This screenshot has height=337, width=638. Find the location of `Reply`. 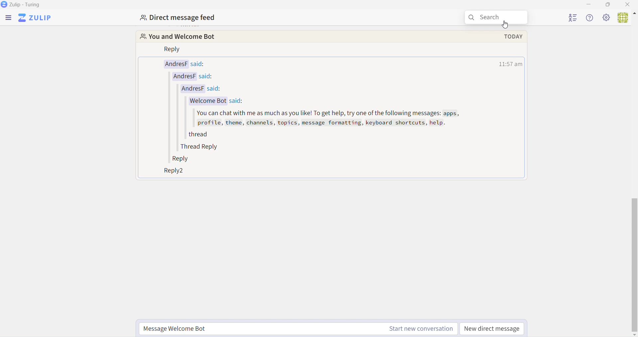

Reply is located at coordinates (182, 160).